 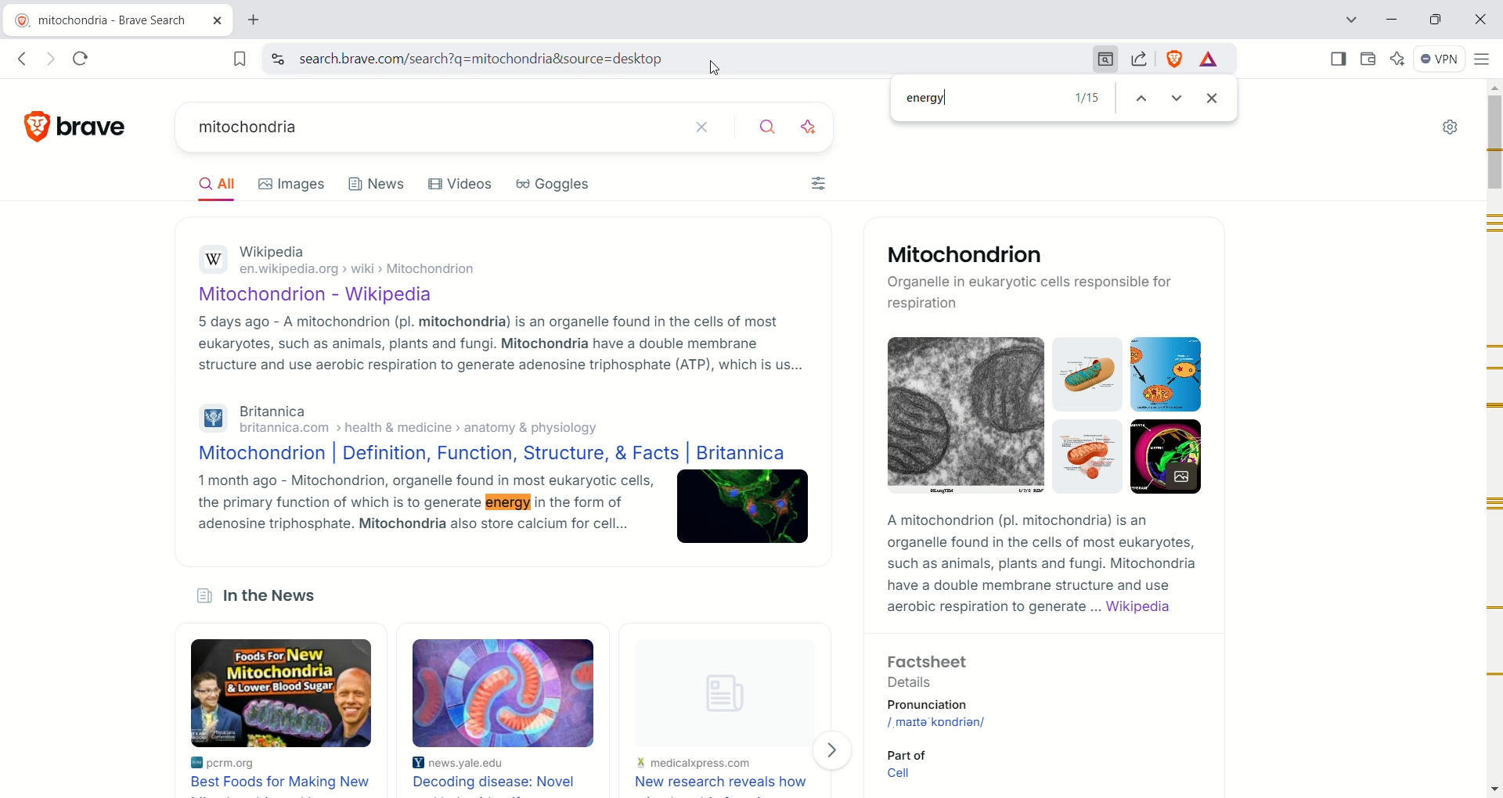 I want to click on bookmark, so click(x=241, y=59).